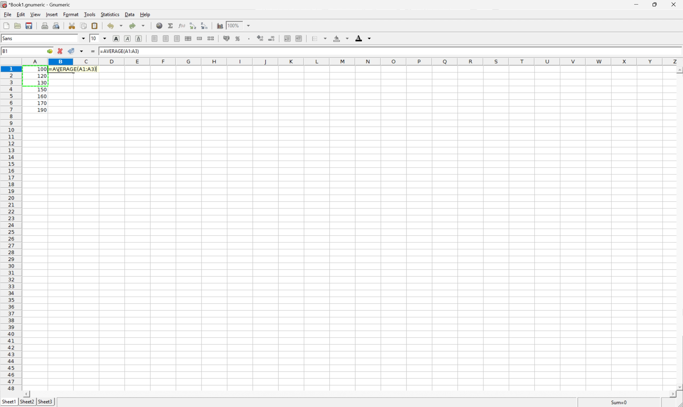 The width and height of the screenshot is (683, 407). Describe the element at coordinates (35, 14) in the screenshot. I see `View` at that location.